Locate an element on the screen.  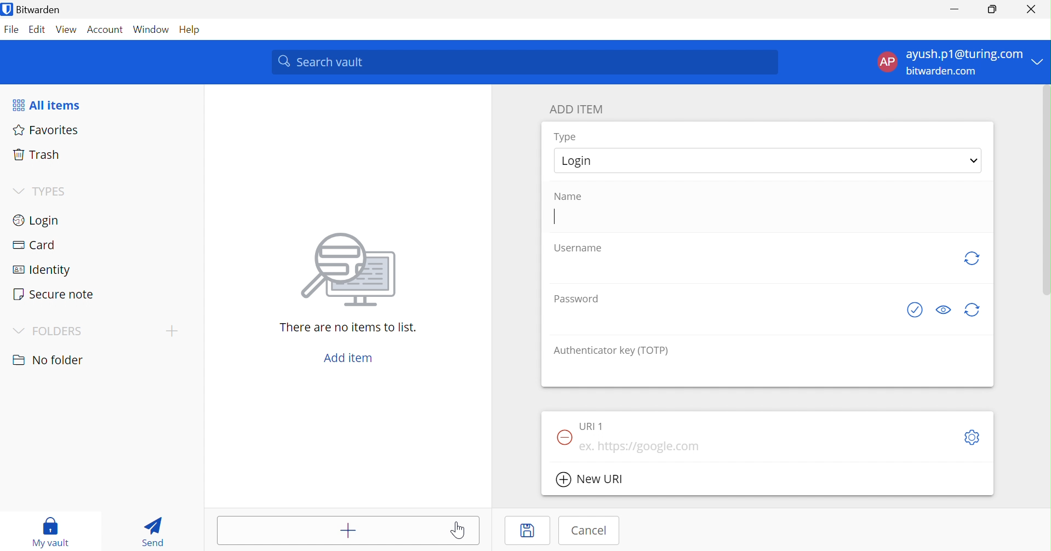
Restore Down is located at coordinates (993, 8).